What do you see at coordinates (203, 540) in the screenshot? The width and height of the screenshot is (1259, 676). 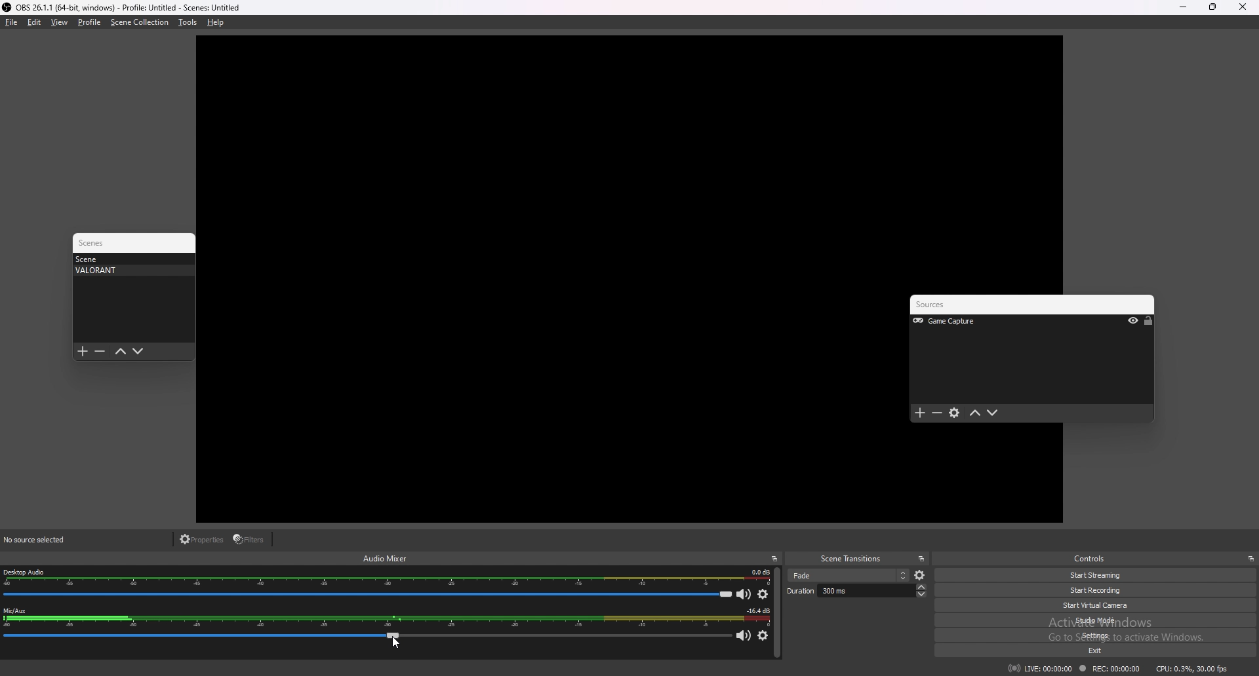 I see `properties` at bounding box center [203, 540].